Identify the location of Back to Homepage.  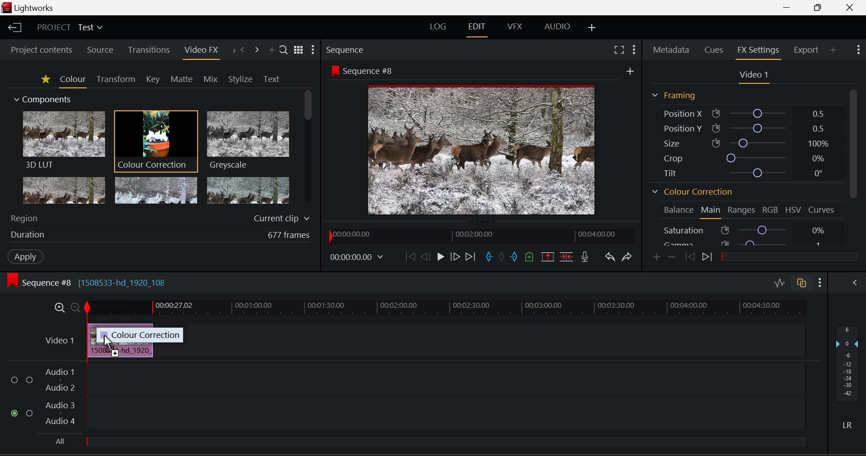
(14, 28).